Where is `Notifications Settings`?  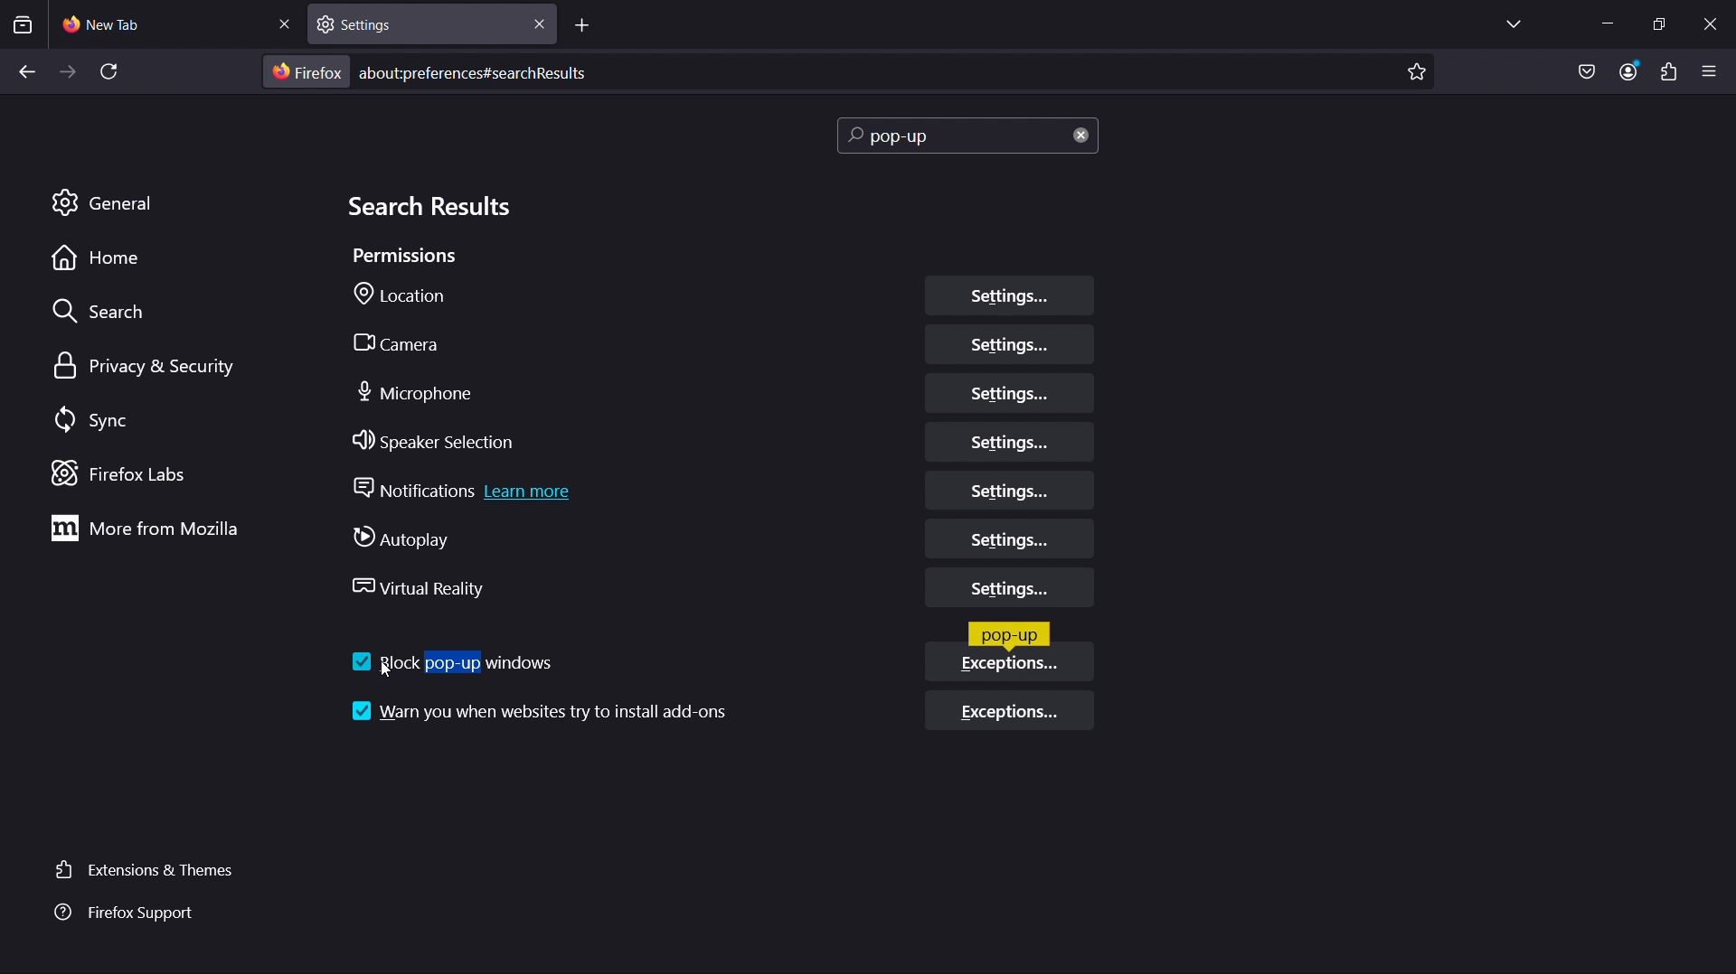
Notifications Settings is located at coordinates (1013, 491).